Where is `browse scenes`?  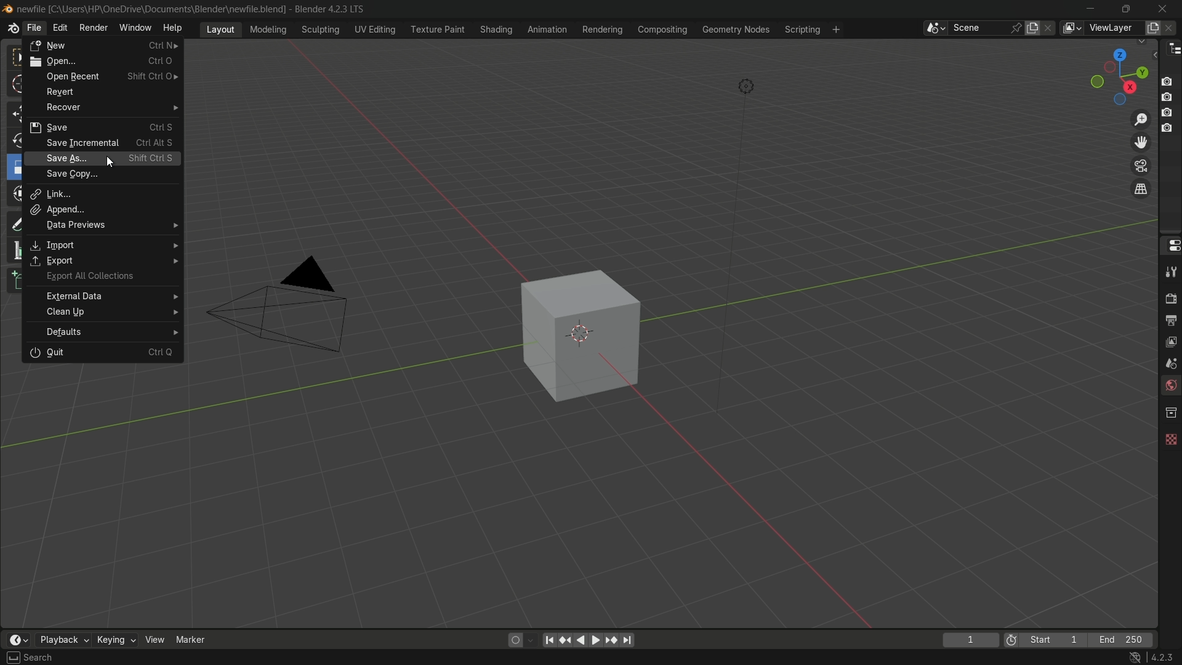 browse scenes is located at coordinates (935, 28).